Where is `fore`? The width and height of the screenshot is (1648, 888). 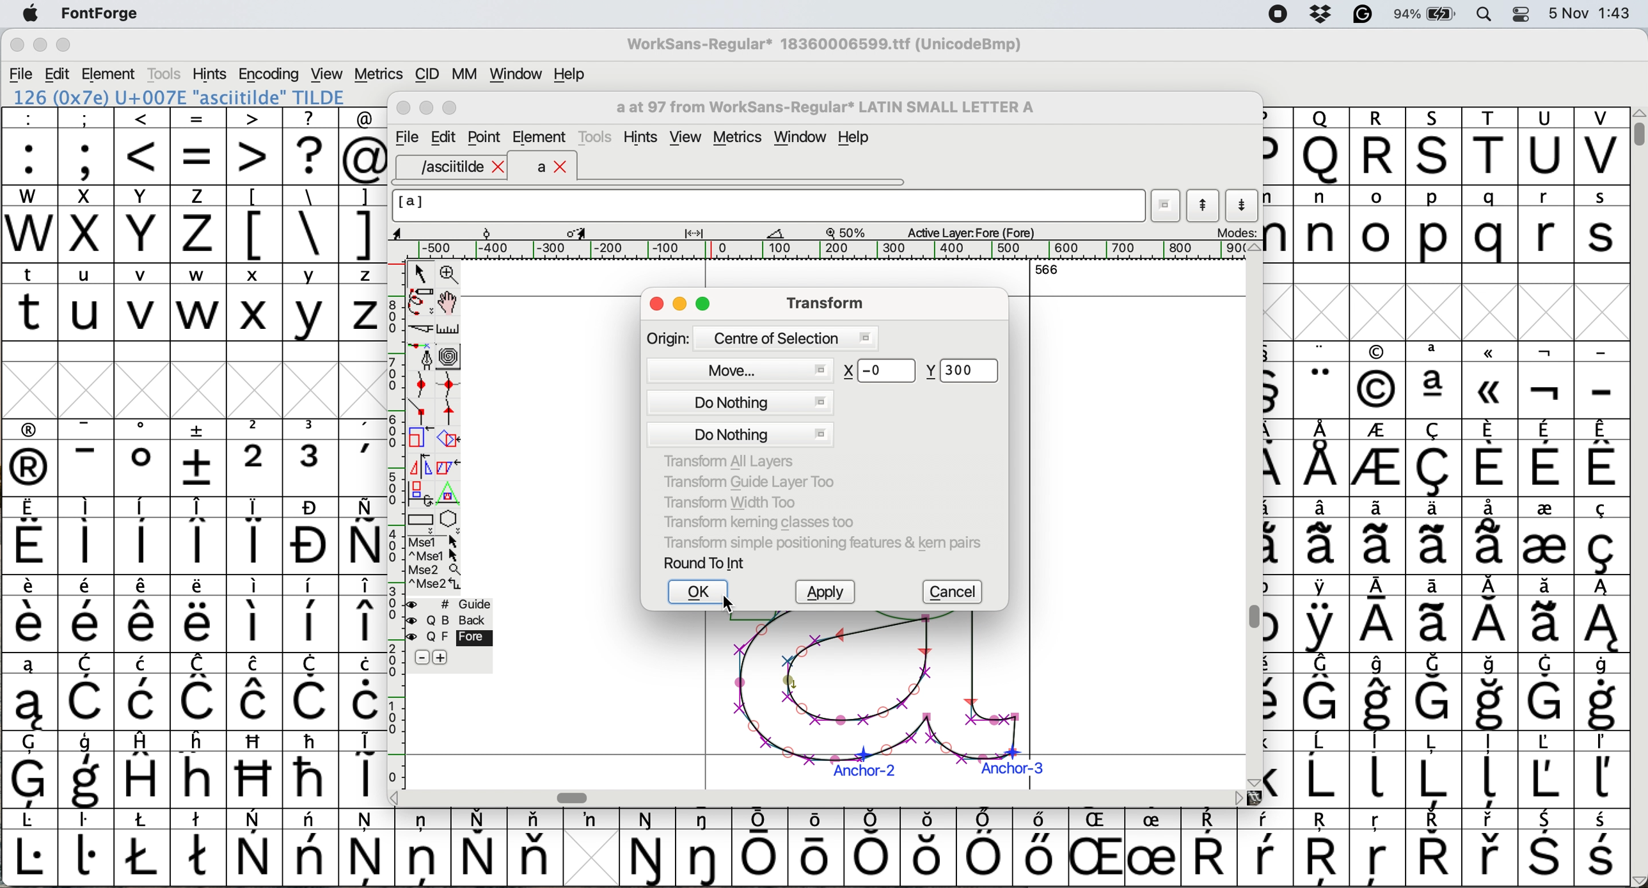 fore is located at coordinates (450, 638).